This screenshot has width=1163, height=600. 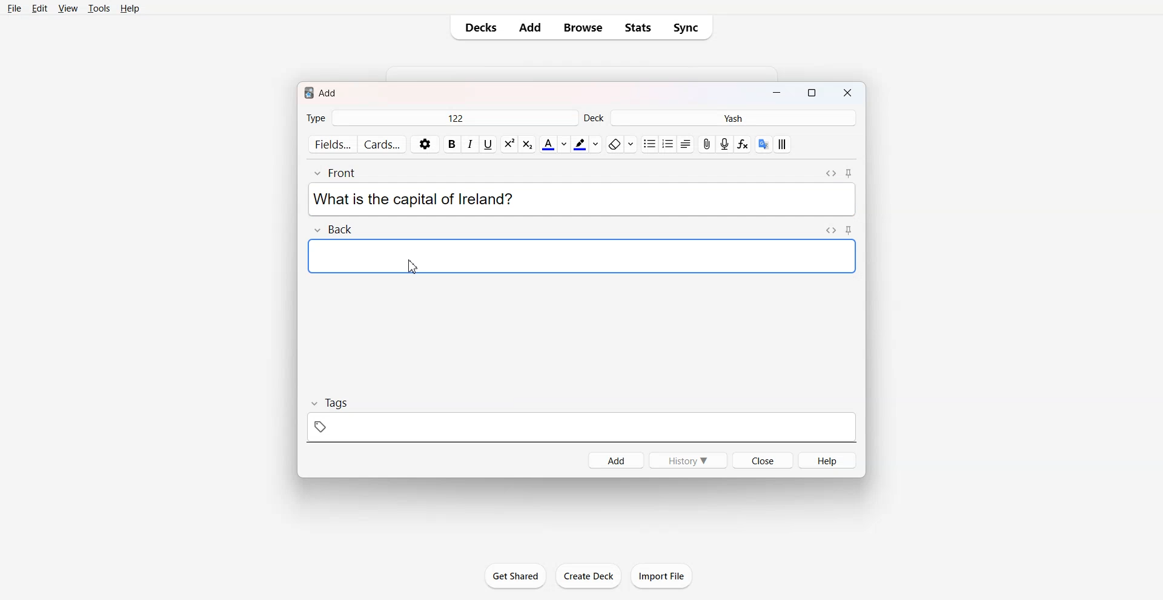 I want to click on Text, so click(x=413, y=199).